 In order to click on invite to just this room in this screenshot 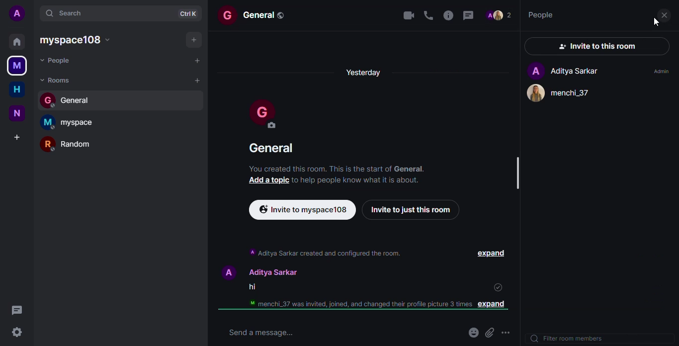, I will do `click(413, 210)`.